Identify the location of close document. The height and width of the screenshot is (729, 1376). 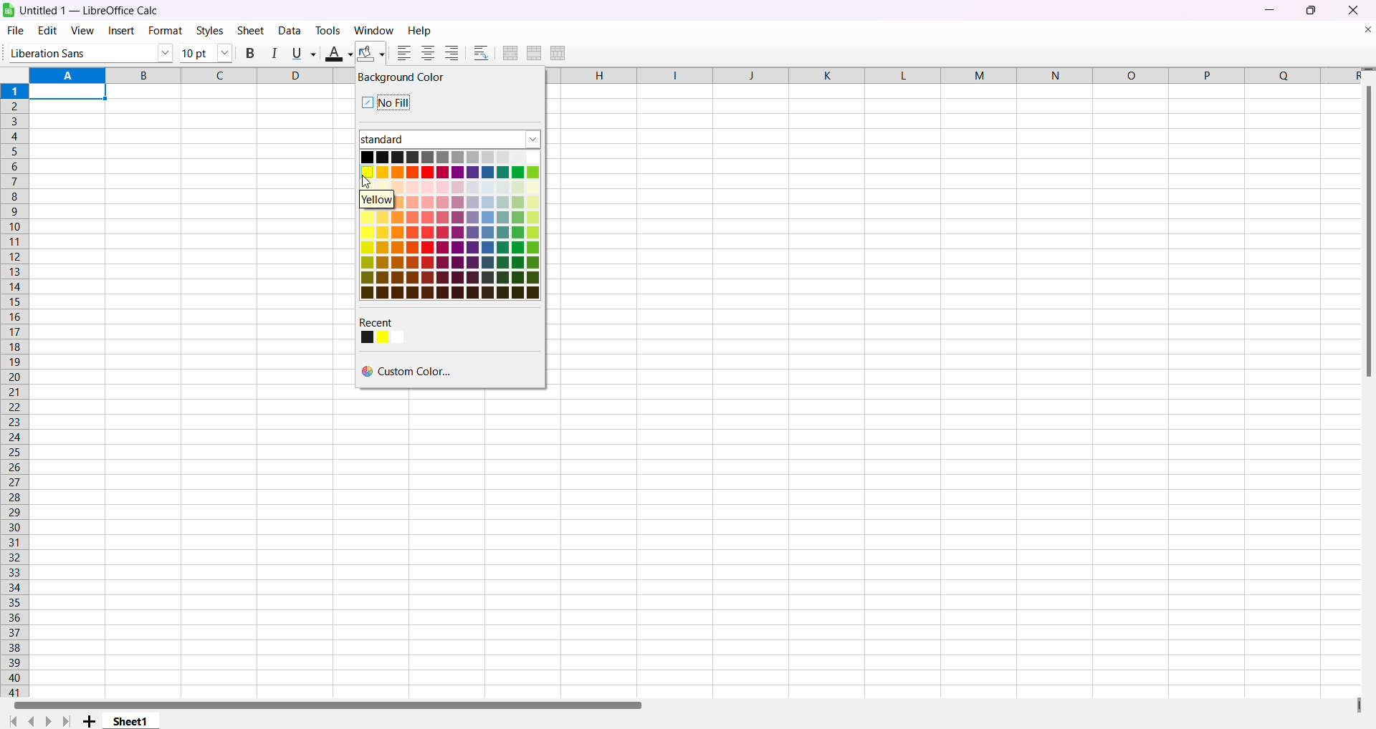
(1362, 30).